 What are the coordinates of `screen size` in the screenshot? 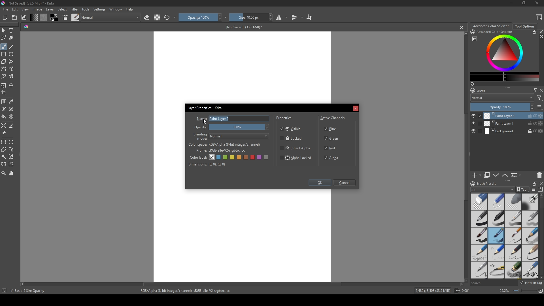 It's located at (527, 291).